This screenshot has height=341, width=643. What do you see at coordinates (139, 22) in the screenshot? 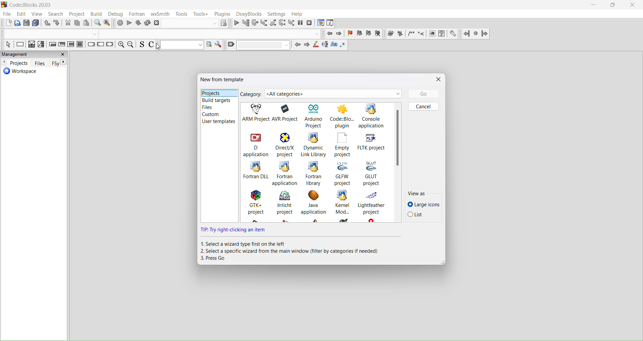
I see `build and run` at bounding box center [139, 22].